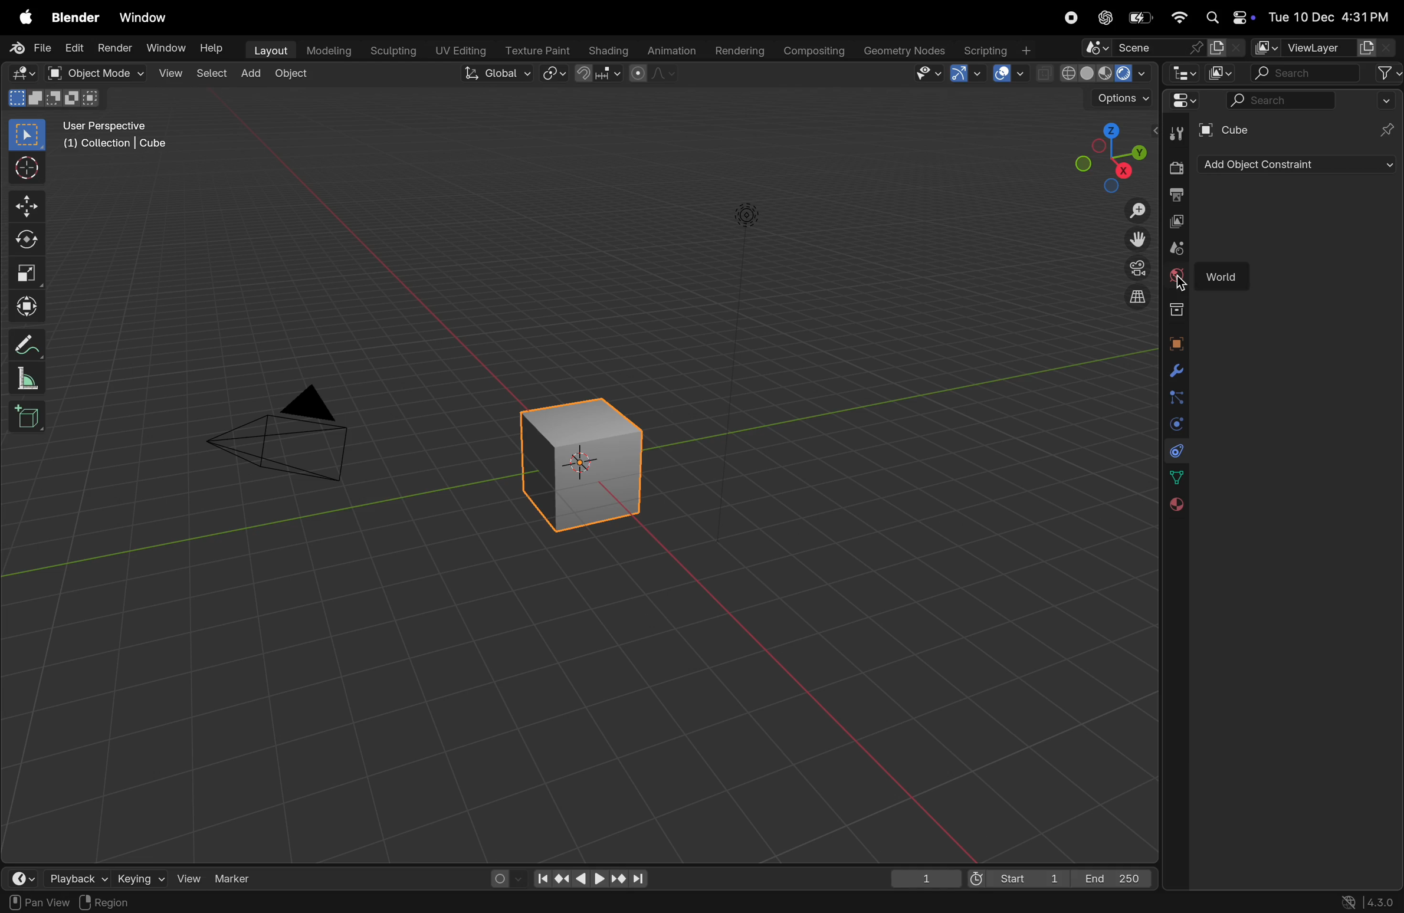 Image resolution: width=1404 pixels, height=913 pixels. What do you see at coordinates (29, 304) in the screenshot?
I see `transform` at bounding box center [29, 304].